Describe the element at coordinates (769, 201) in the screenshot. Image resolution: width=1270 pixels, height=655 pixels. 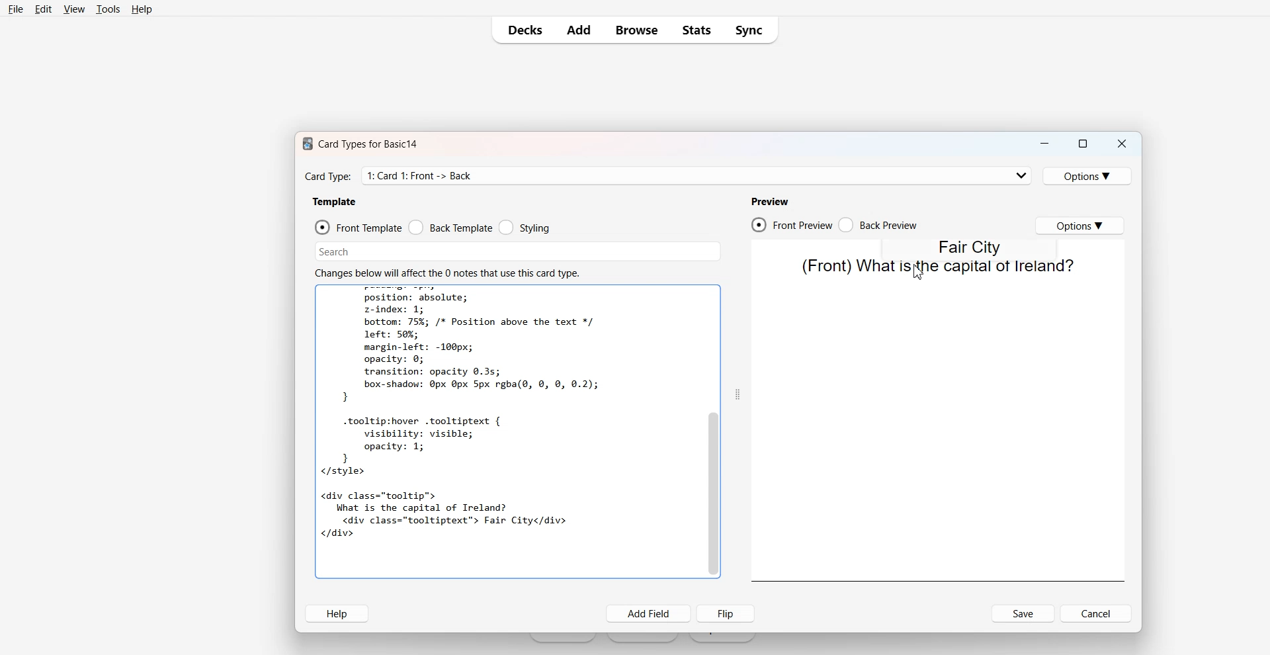
I see `Preview` at that location.